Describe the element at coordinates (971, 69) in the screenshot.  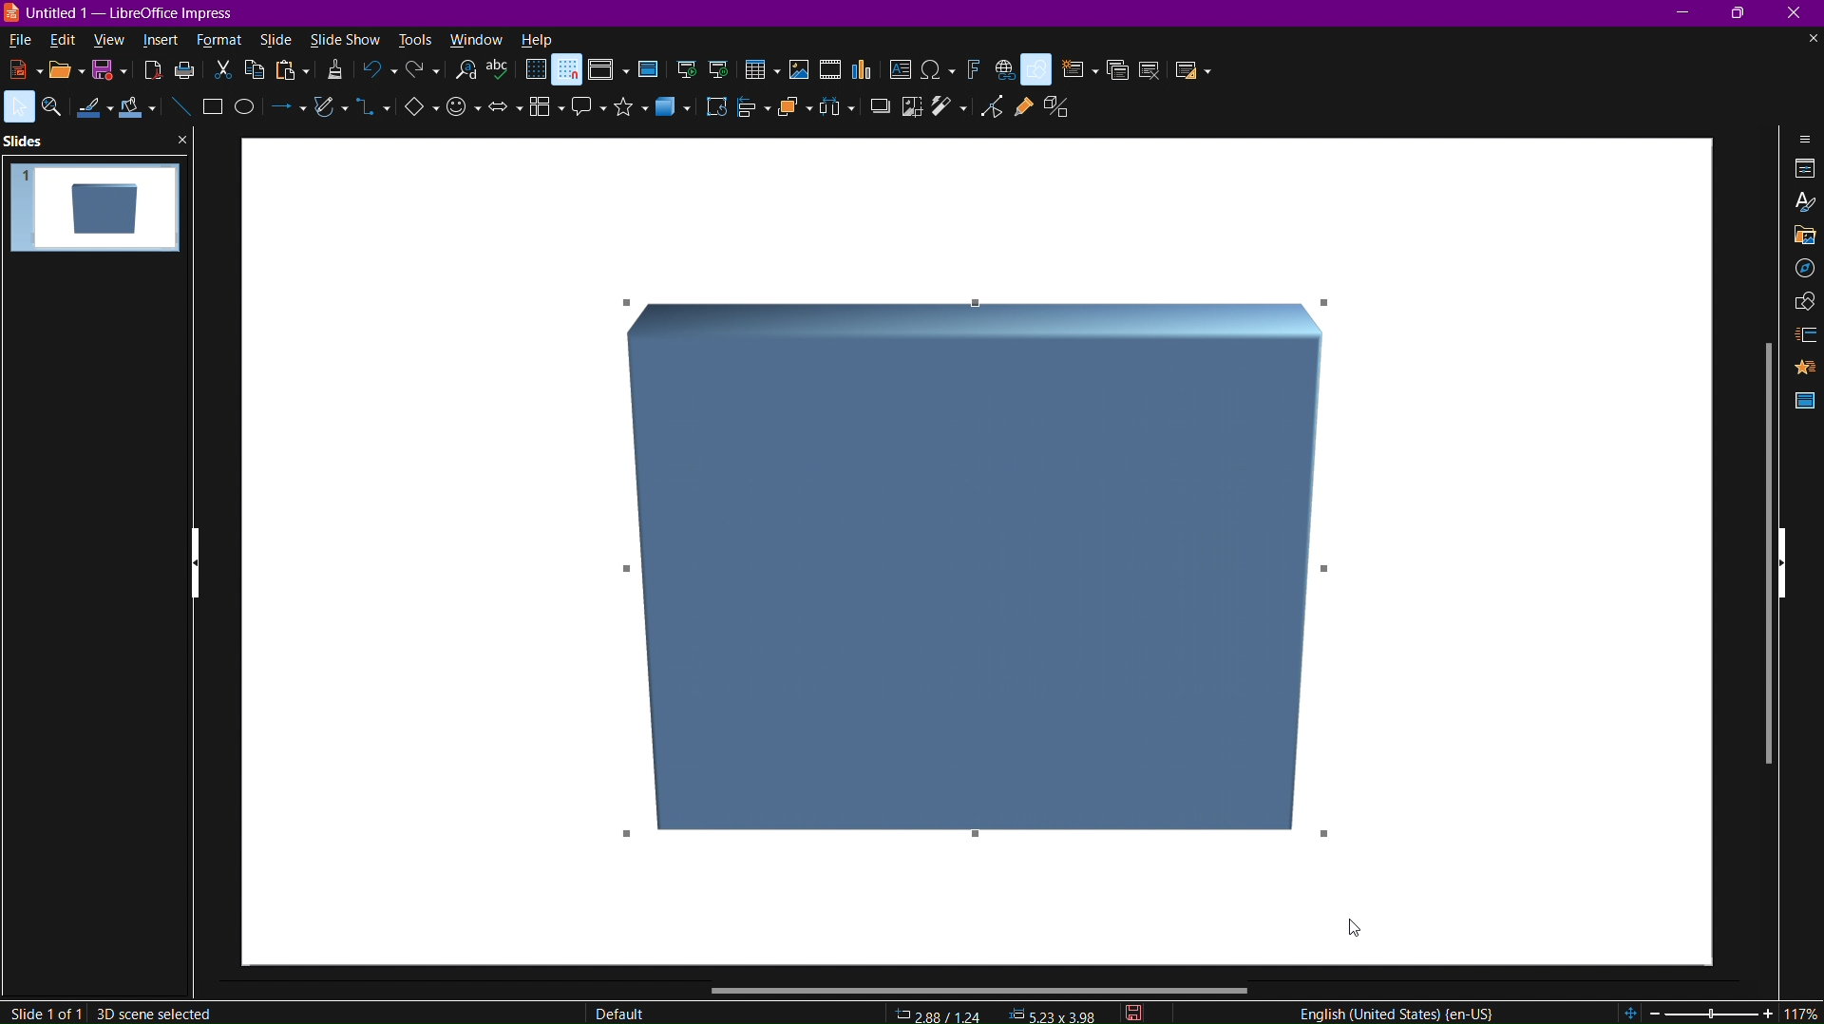
I see `Insert Fontwork Text` at that location.